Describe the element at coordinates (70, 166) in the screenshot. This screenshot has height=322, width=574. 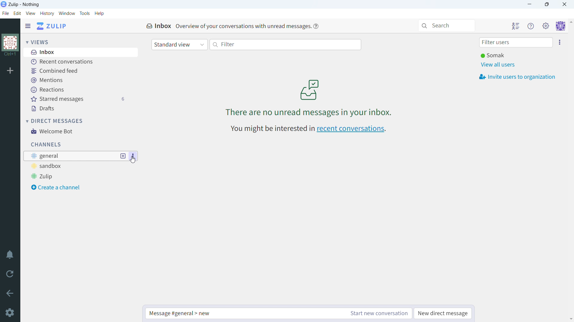
I see `sandbox` at that location.